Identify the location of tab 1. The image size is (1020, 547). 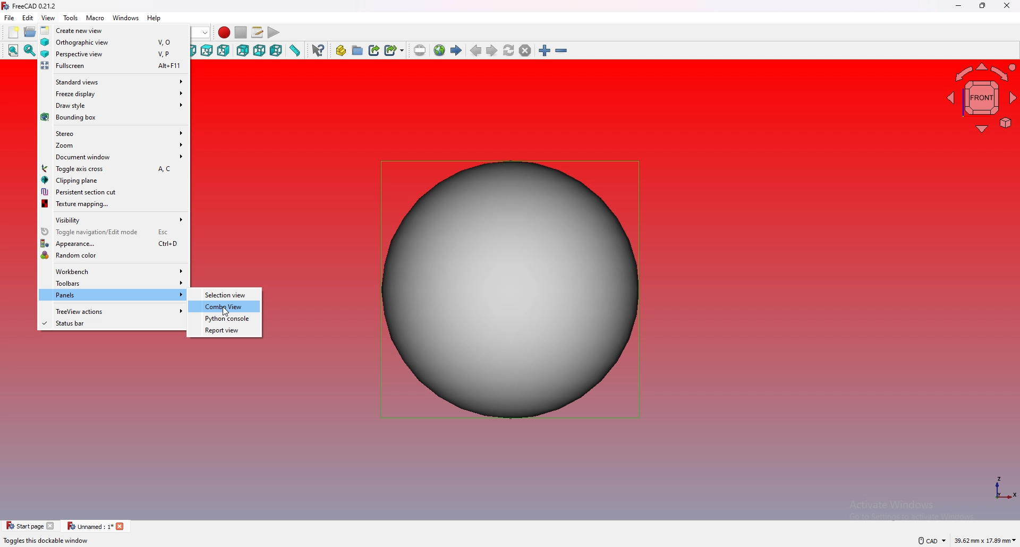
(30, 525).